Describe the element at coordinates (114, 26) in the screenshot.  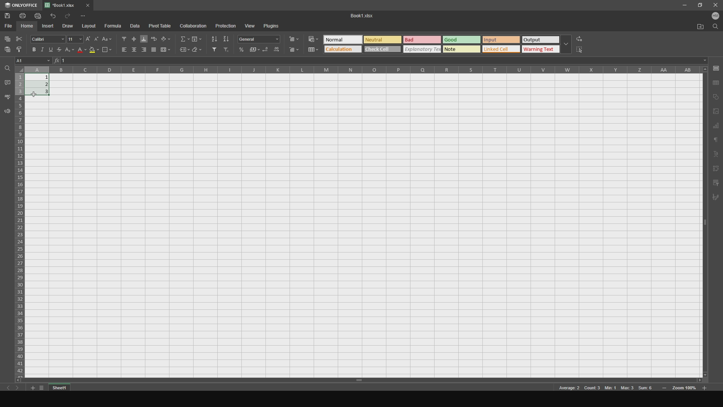
I see `formula` at that location.